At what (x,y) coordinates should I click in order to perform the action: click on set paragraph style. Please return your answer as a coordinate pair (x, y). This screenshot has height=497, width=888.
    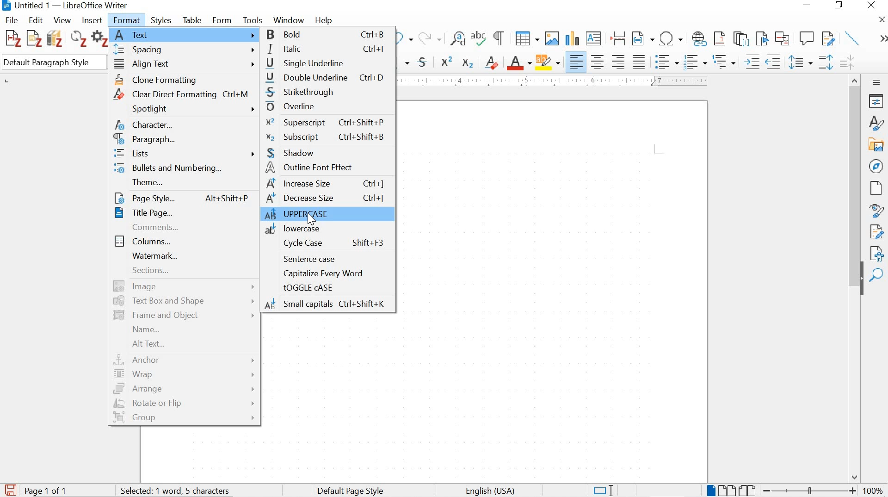
    Looking at the image, I should click on (55, 63).